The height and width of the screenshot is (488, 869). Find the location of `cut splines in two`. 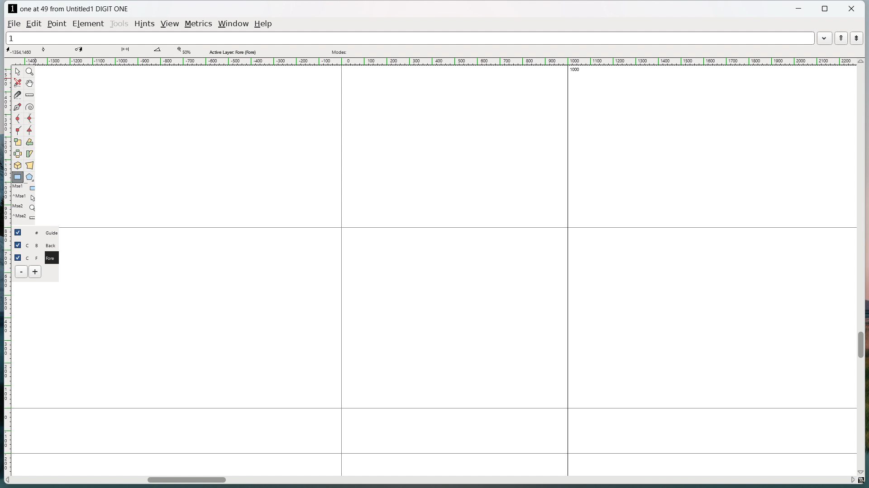

cut splines in two is located at coordinates (18, 95).